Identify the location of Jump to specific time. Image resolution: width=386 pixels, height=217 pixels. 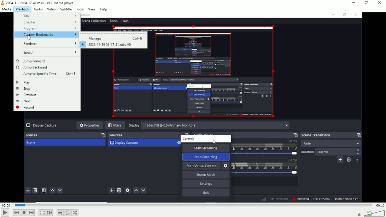
(48, 74).